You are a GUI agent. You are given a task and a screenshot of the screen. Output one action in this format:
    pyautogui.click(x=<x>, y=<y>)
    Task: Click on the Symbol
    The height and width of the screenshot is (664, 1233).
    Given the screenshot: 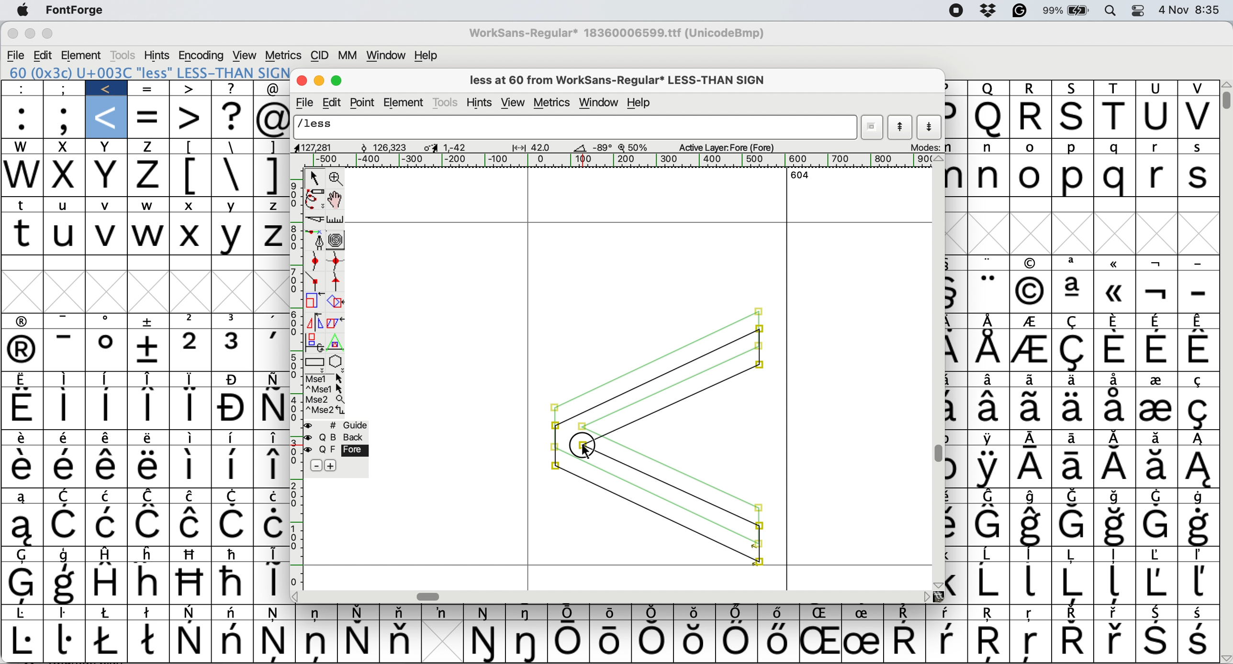 What is the action you would take?
    pyautogui.click(x=271, y=378)
    